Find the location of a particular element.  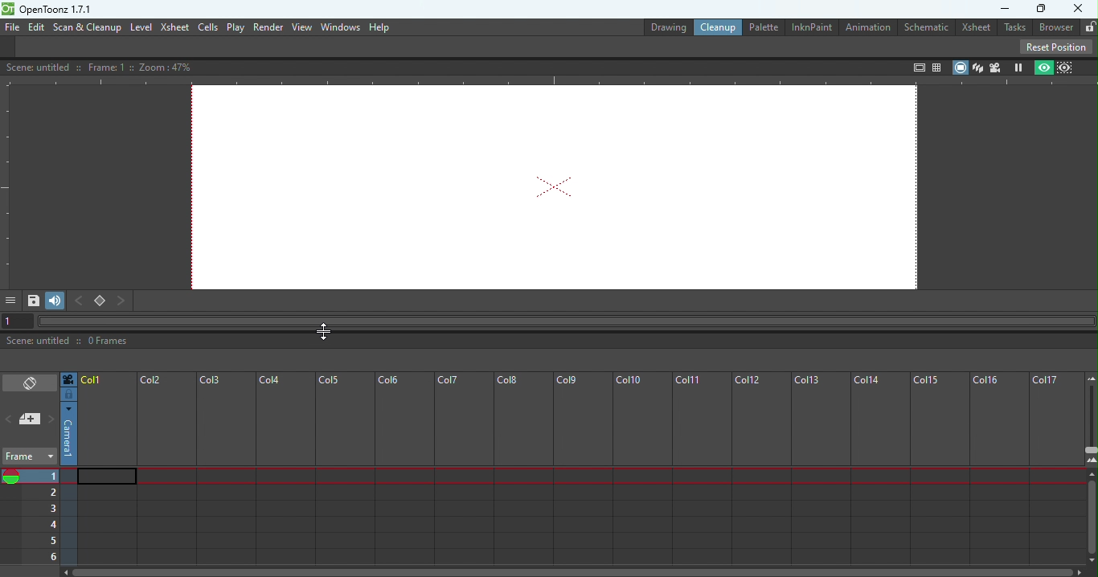

Render is located at coordinates (266, 27).